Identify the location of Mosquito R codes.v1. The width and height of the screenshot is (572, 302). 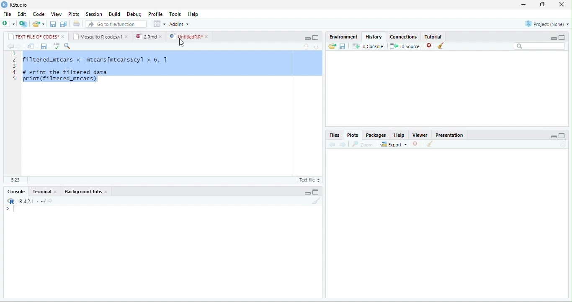
(98, 36).